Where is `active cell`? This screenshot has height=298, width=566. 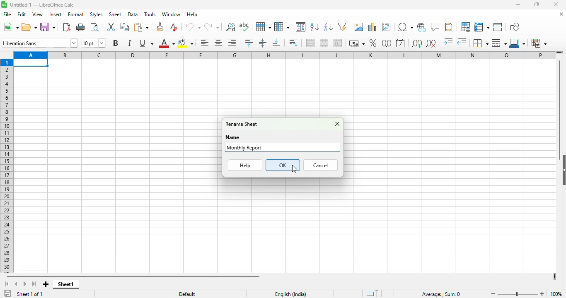
active cell is located at coordinates (31, 63).